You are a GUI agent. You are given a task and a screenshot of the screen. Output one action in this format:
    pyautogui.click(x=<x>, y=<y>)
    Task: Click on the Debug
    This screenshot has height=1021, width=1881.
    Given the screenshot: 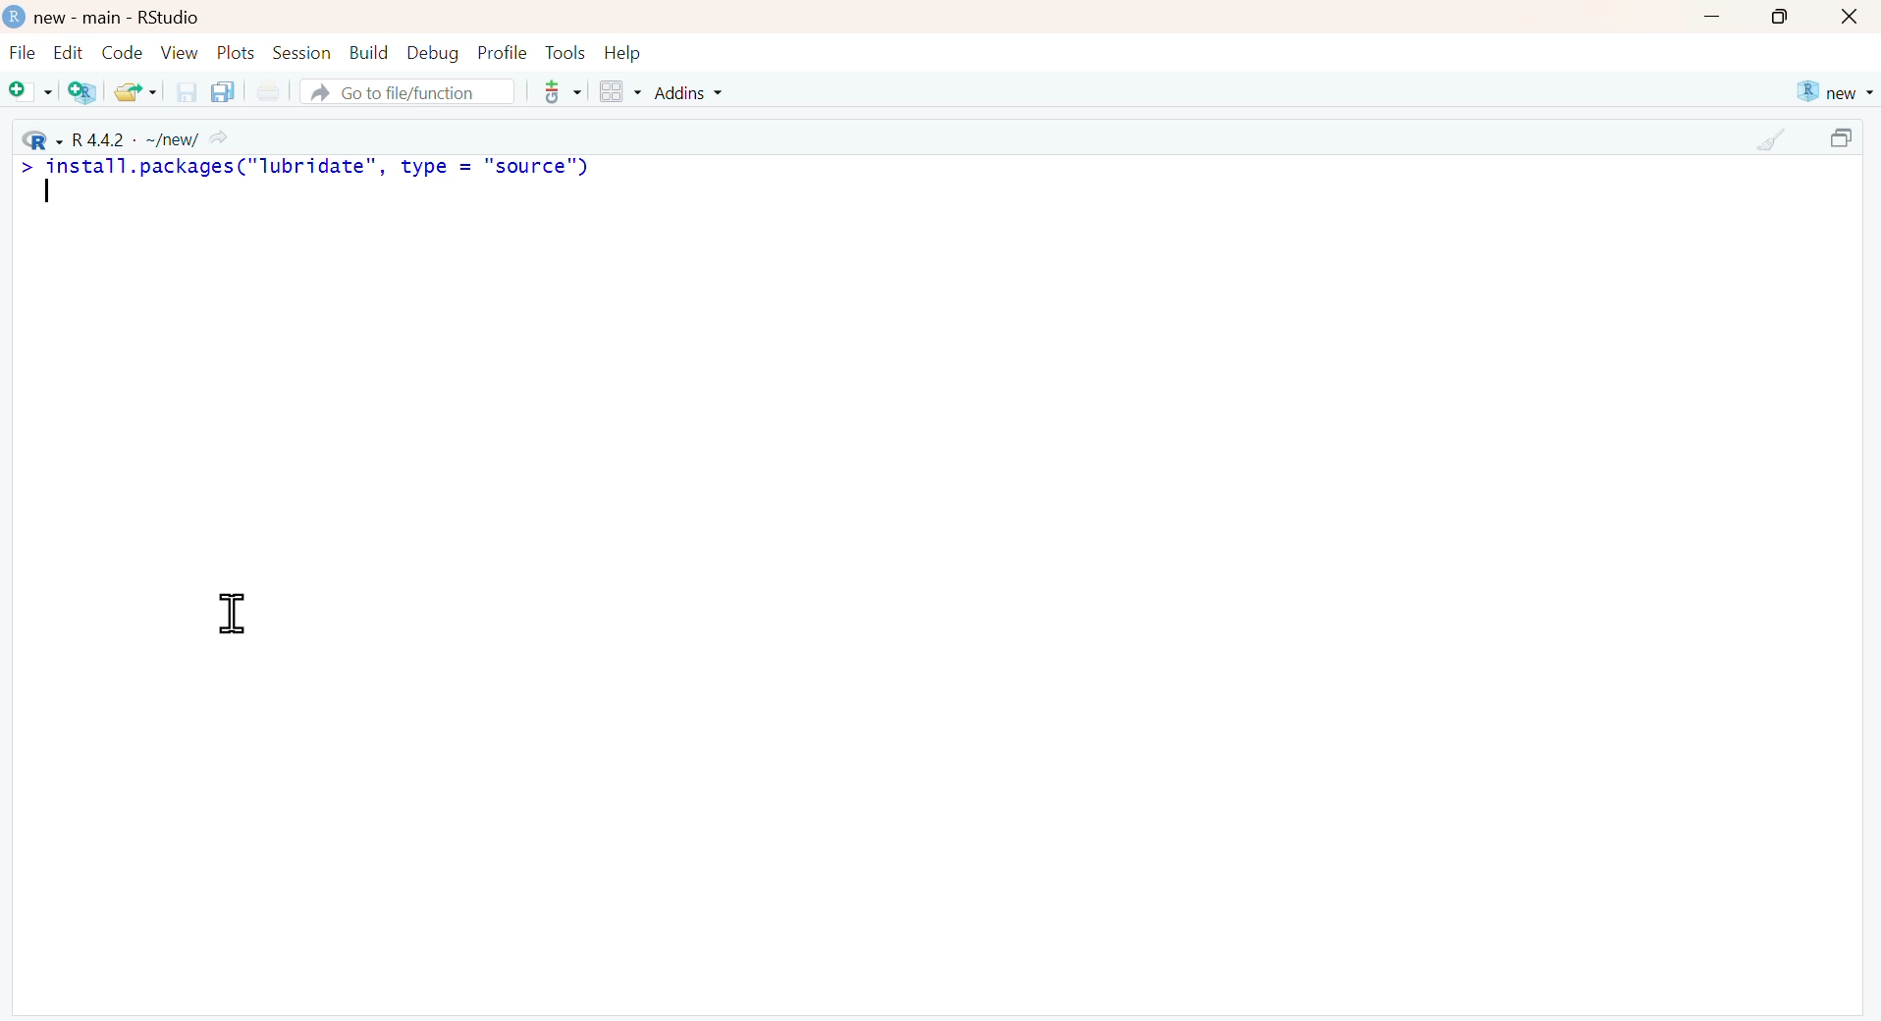 What is the action you would take?
    pyautogui.click(x=431, y=52)
    